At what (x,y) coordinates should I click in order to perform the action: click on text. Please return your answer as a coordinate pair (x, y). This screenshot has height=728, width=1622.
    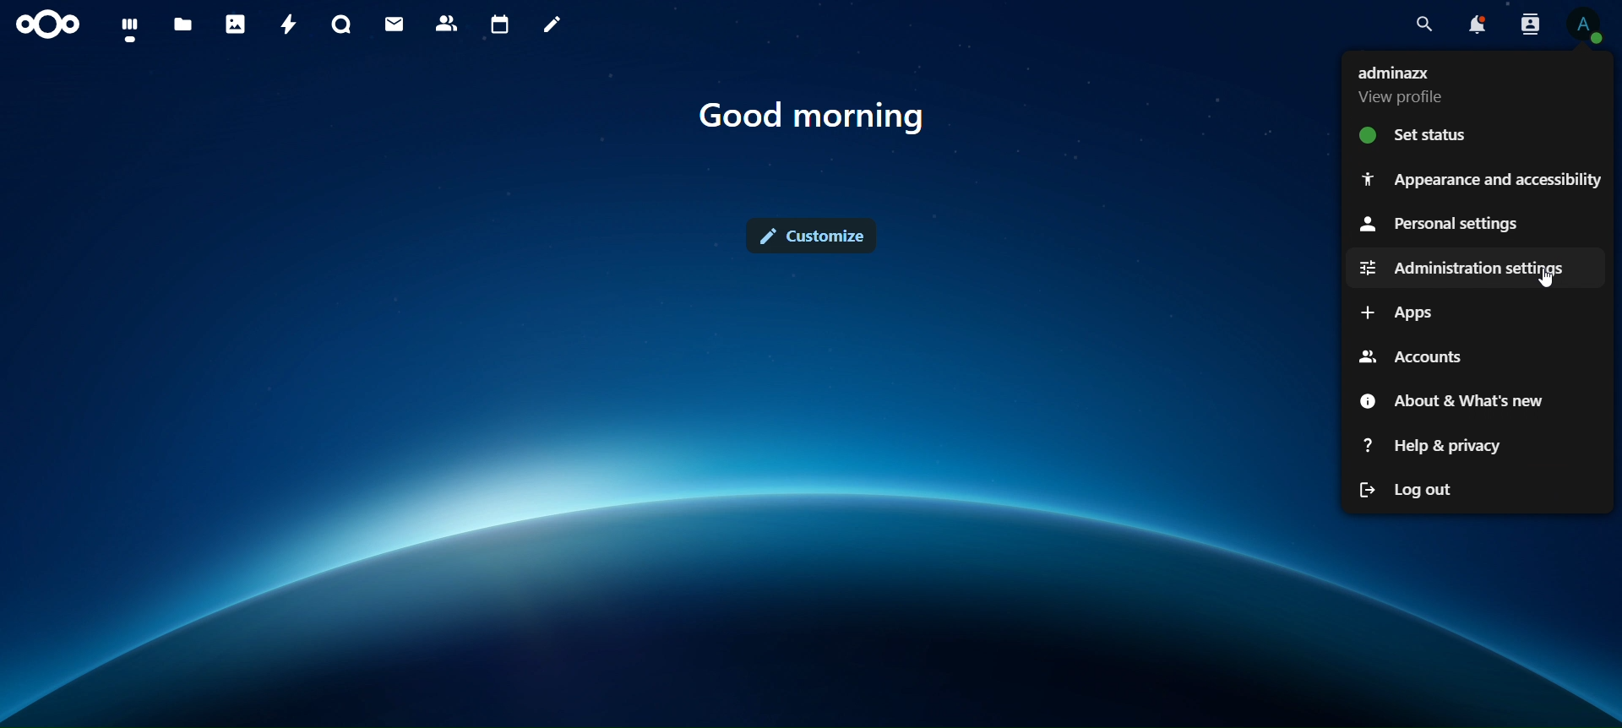
    Looking at the image, I should click on (823, 116).